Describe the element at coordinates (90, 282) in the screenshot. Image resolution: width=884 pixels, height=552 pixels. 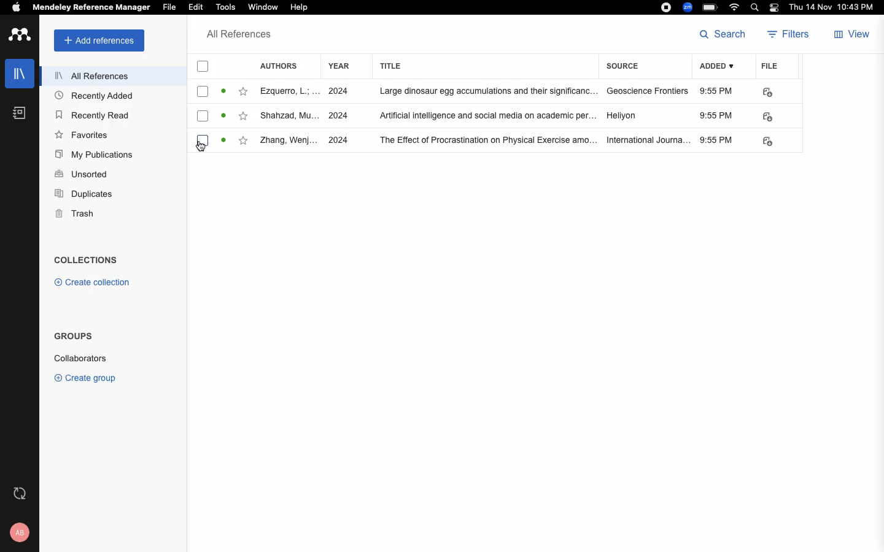
I see `Create collection` at that location.